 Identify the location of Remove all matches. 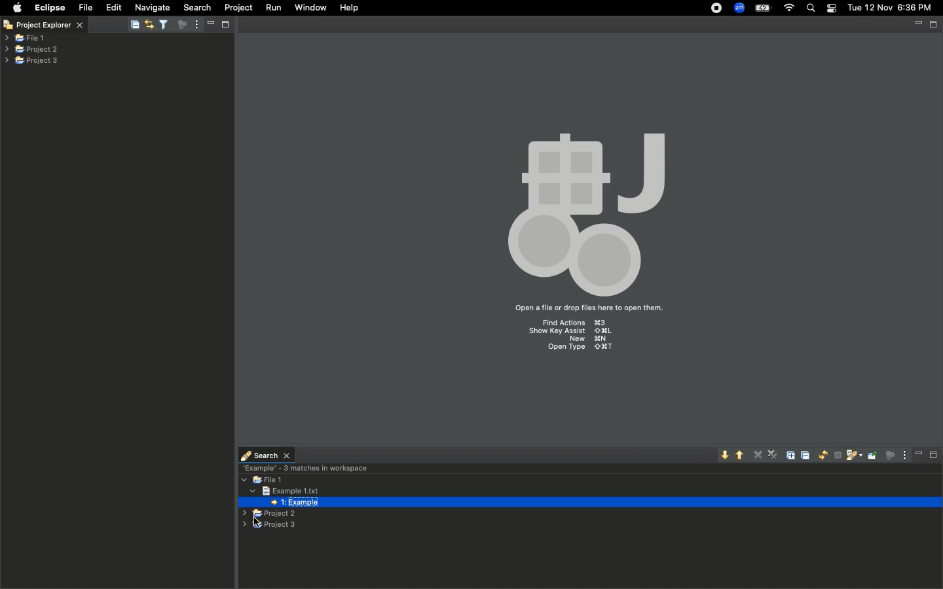
(774, 456).